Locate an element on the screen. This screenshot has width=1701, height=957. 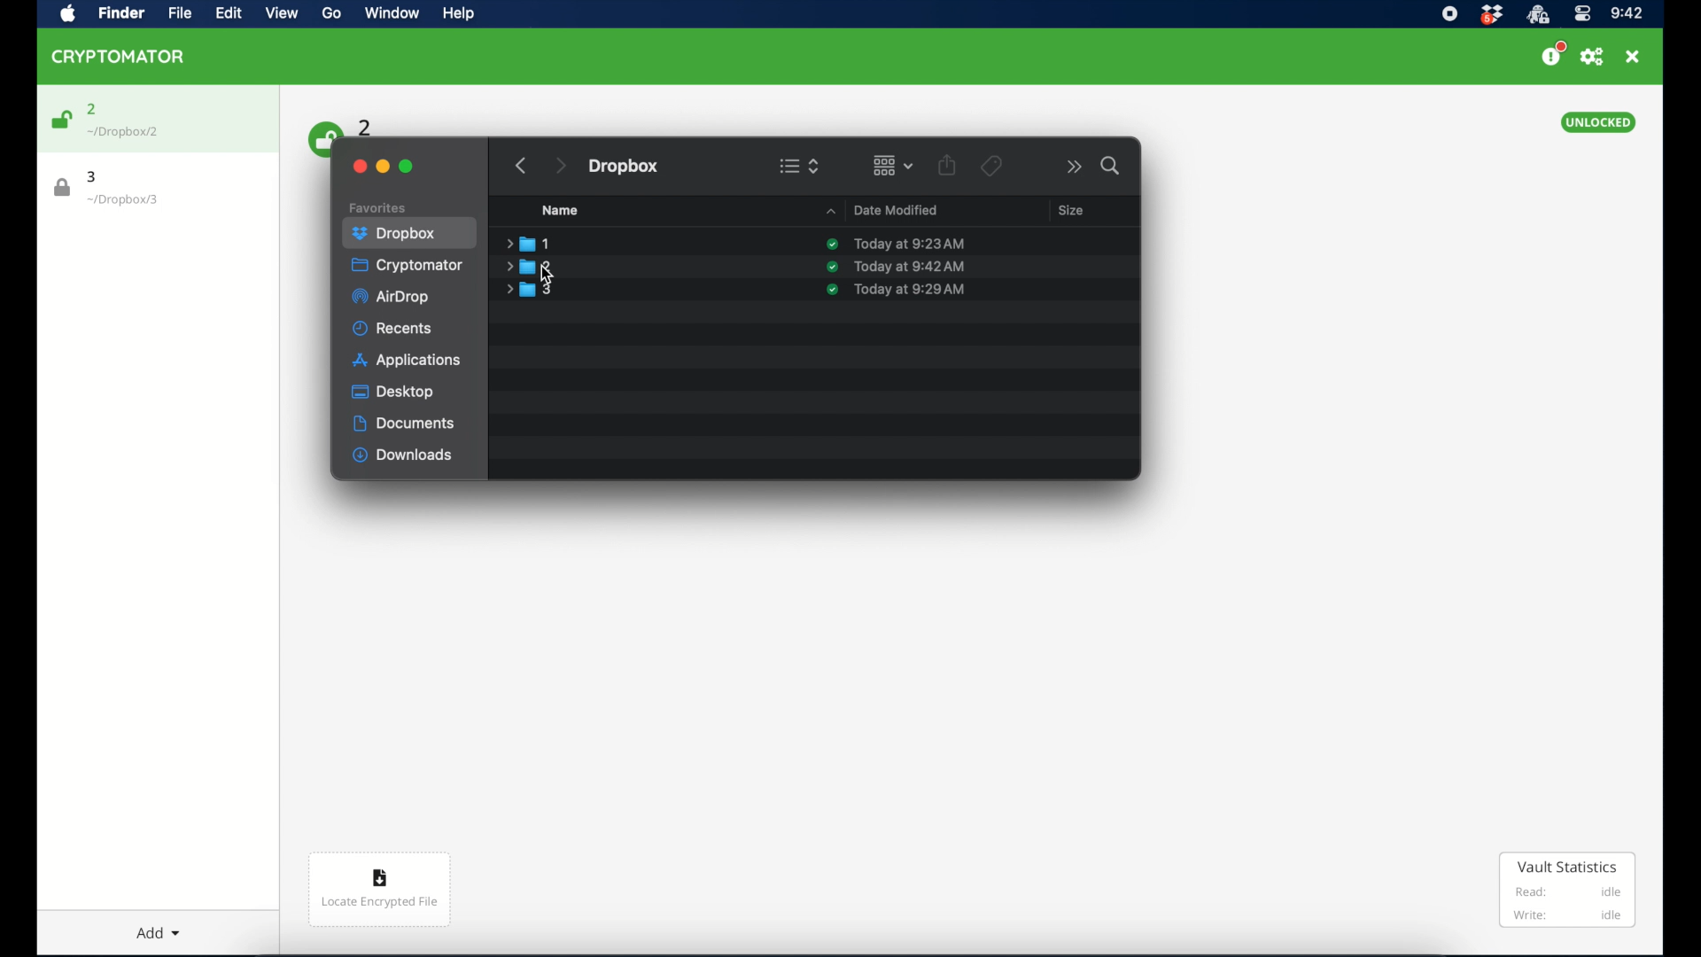
edit is located at coordinates (228, 12).